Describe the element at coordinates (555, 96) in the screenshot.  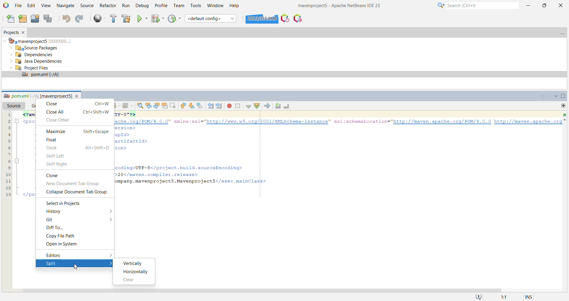
I see `Show All Opened Documents` at that location.